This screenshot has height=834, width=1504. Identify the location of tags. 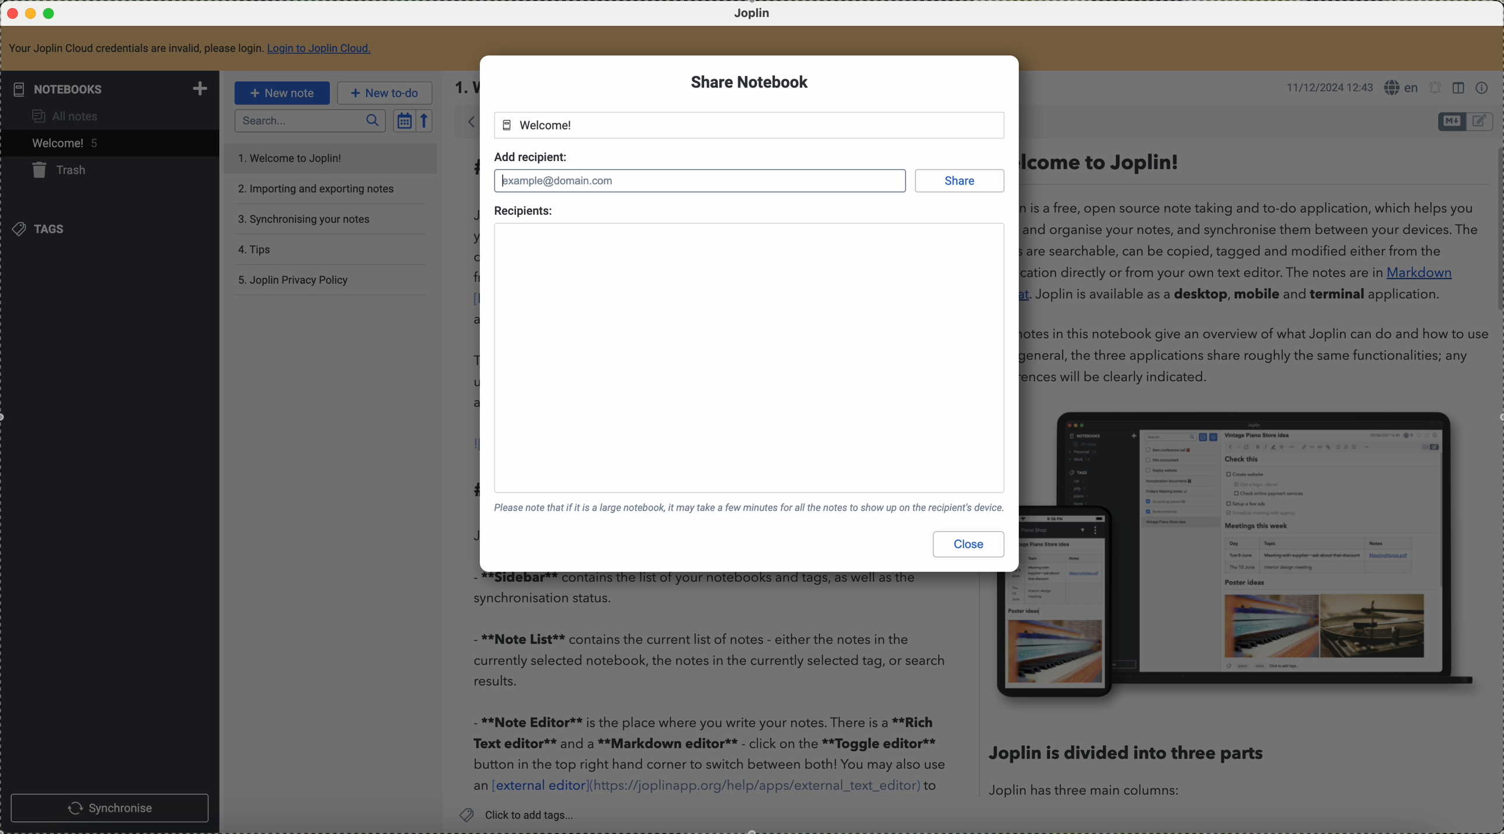
(46, 231).